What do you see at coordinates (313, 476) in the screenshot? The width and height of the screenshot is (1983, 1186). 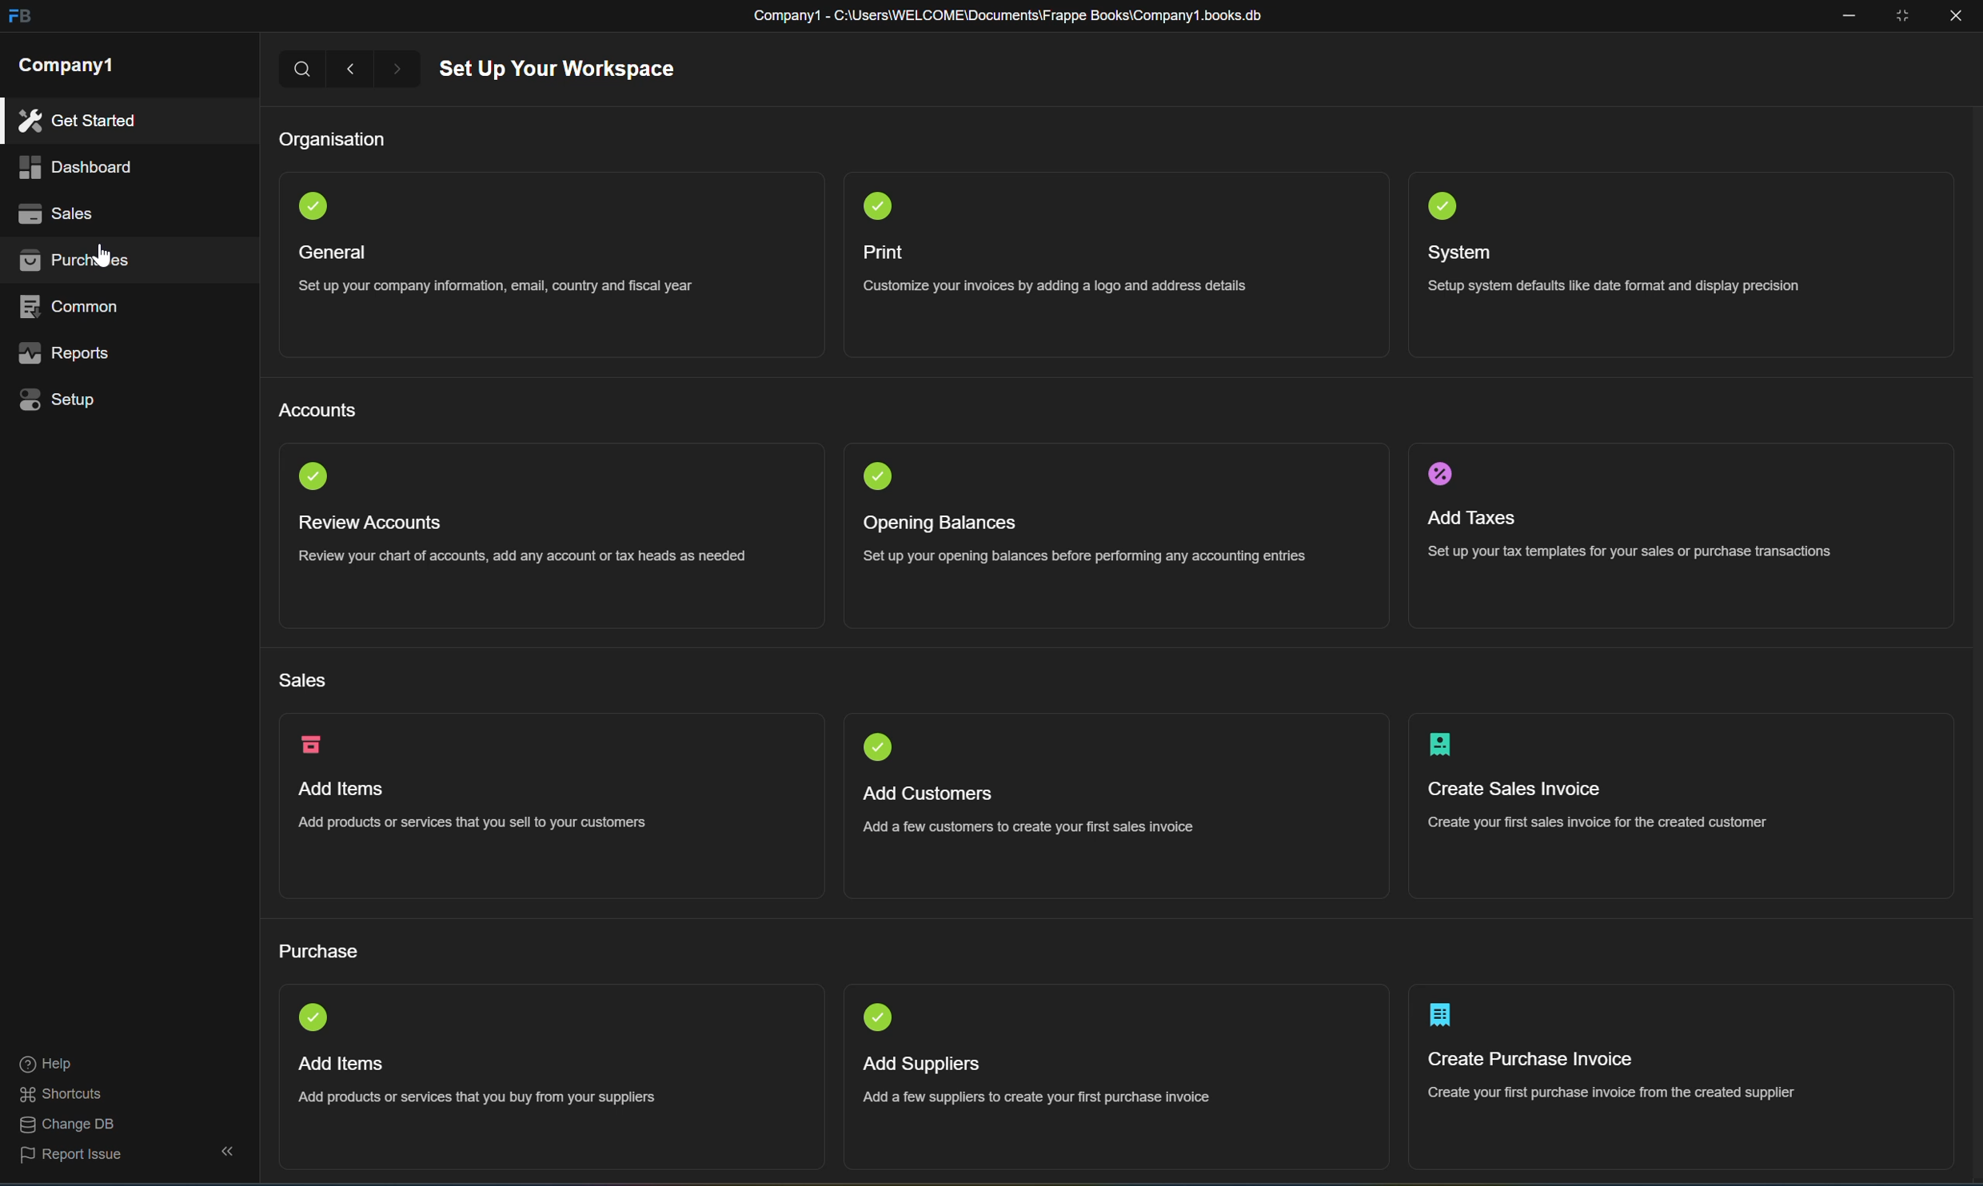 I see `logo` at bounding box center [313, 476].